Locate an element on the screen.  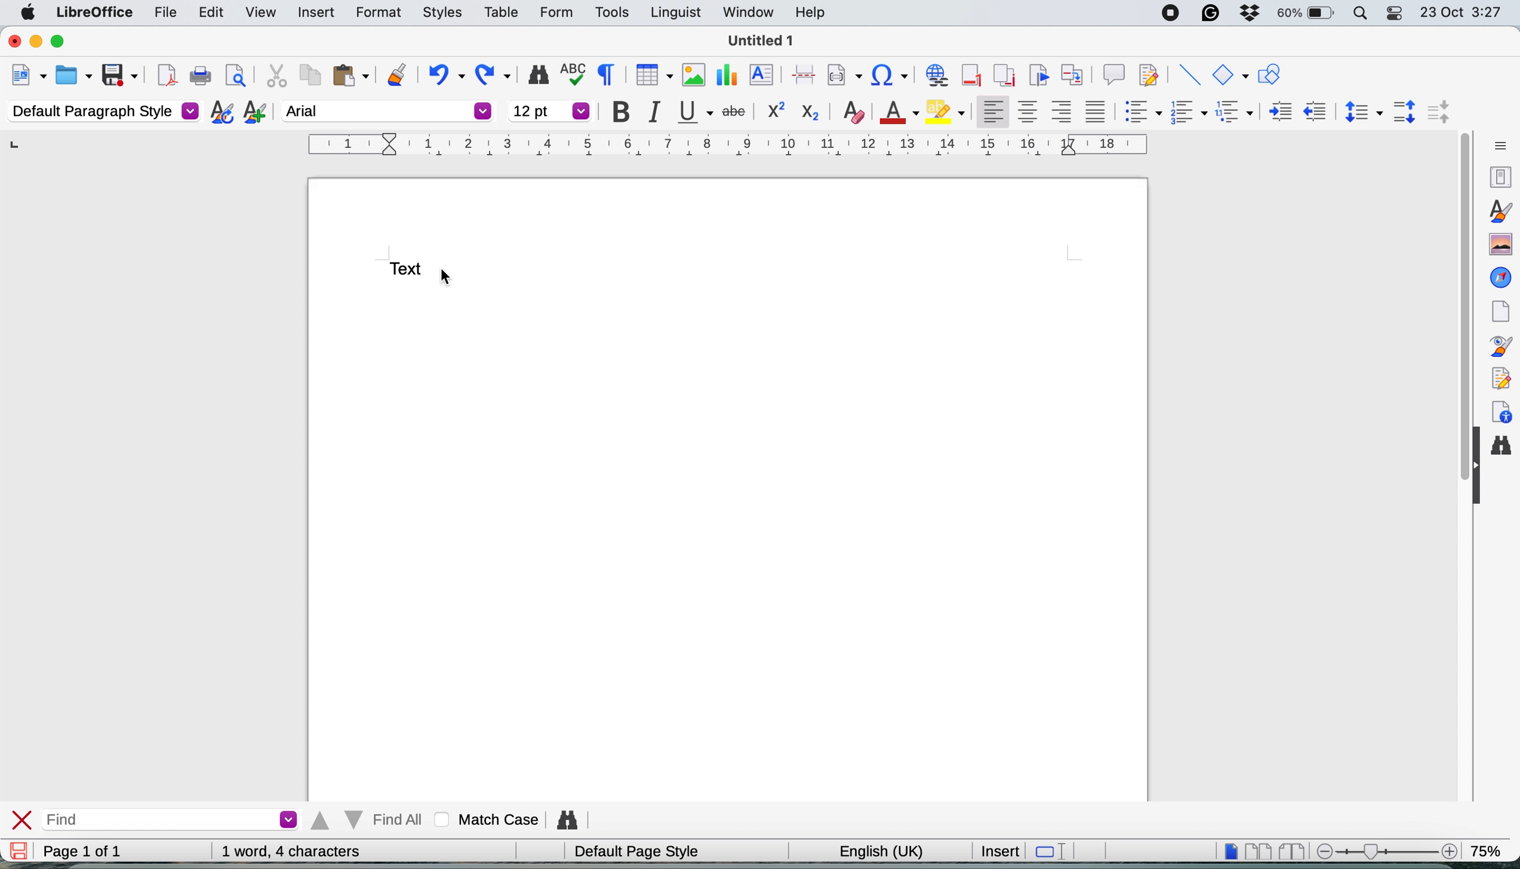
system logo is located at coordinates (28, 13).